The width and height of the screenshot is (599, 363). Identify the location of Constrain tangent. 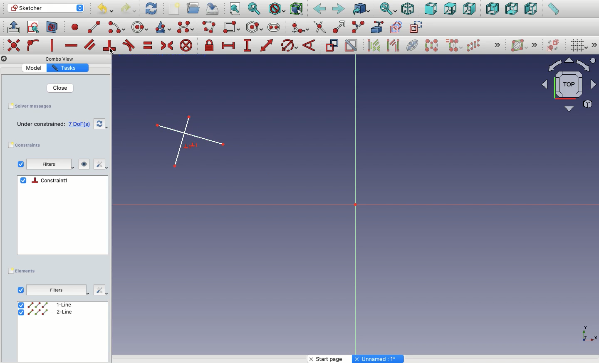
(129, 45).